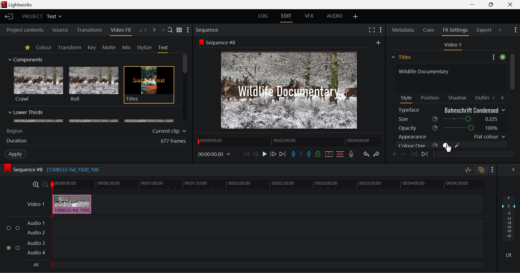  Describe the element at coordinates (155, 30) in the screenshot. I see `Next Panel` at that location.